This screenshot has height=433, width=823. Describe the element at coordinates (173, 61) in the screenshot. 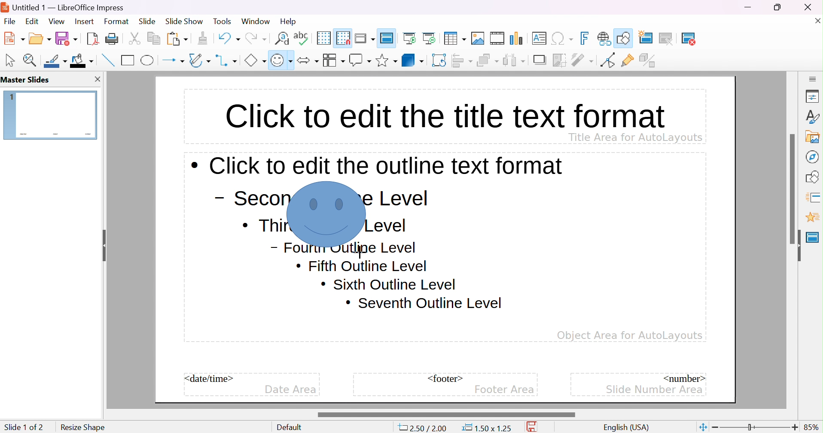

I see `lines and arrows` at that location.